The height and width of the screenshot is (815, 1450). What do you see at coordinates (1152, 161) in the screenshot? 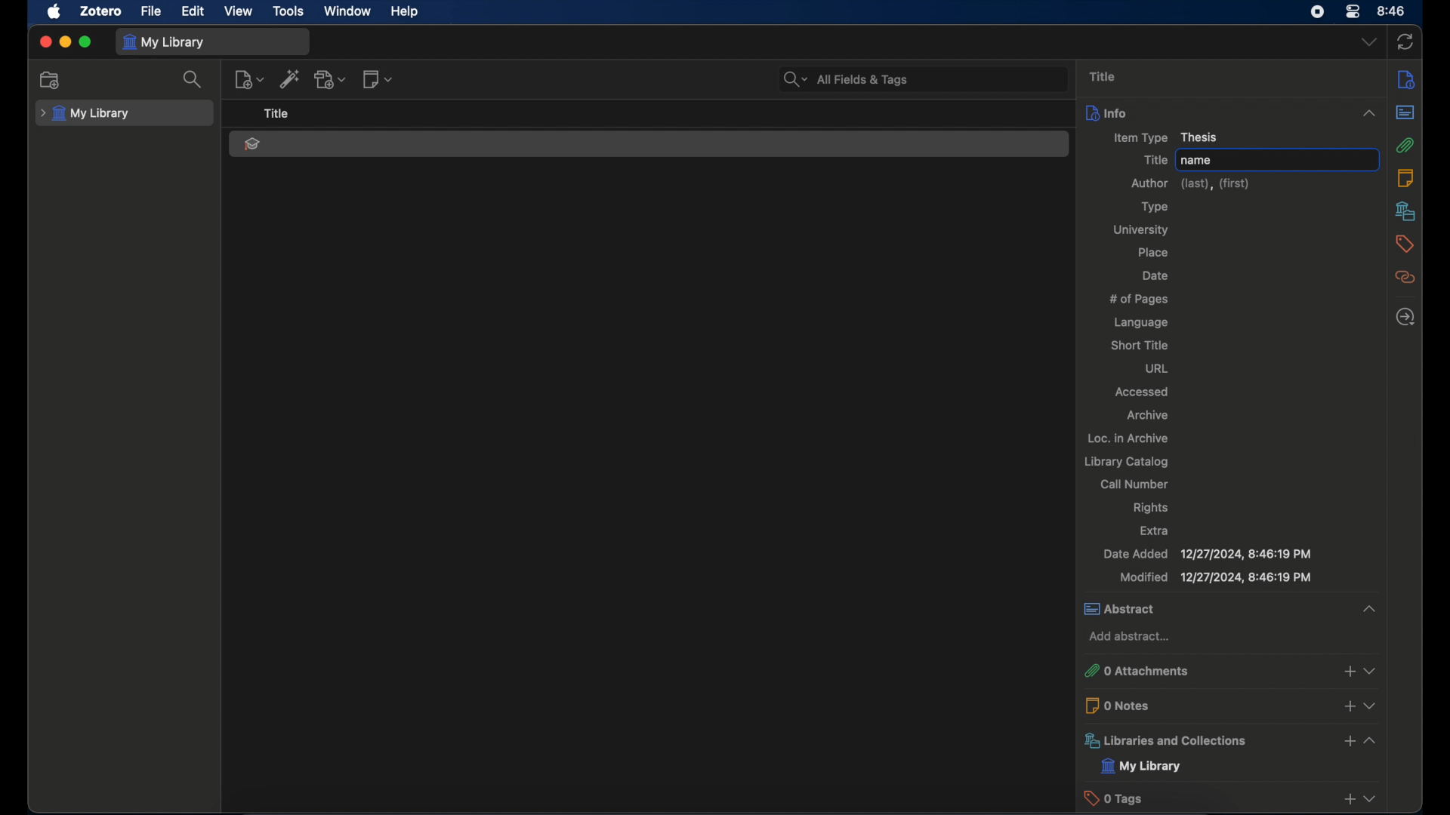
I see `title` at bounding box center [1152, 161].